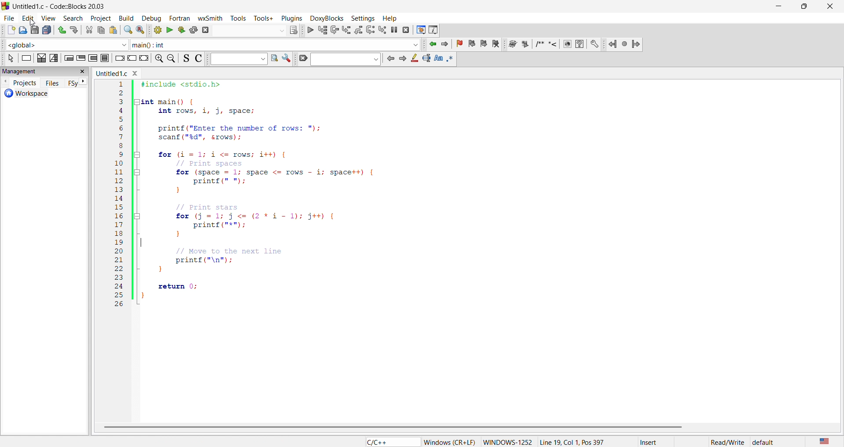 This screenshot has height=447, width=844. I want to click on Insert, so click(656, 442).